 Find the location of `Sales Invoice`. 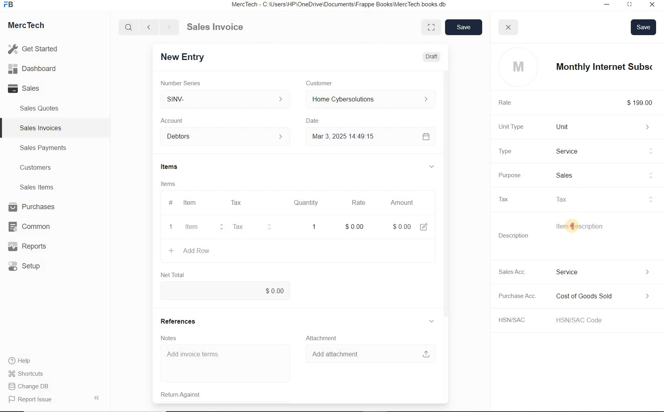

Sales Invoice is located at coordinates (216, 28).